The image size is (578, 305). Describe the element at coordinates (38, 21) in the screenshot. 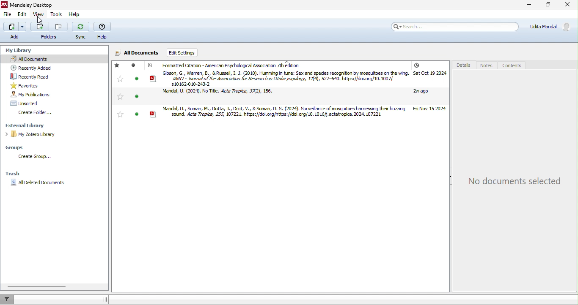

I see `cursor movement` at that location.